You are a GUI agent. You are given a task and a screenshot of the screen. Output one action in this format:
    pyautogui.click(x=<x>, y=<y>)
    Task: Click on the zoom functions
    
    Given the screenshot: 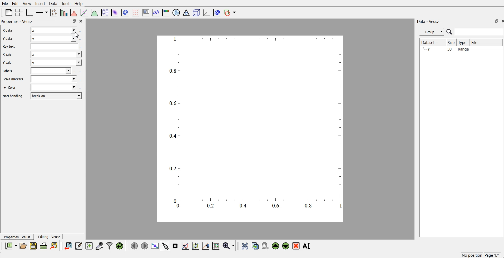 What is the action you would take?
    pyautogui.click(x=229, y=246)
    